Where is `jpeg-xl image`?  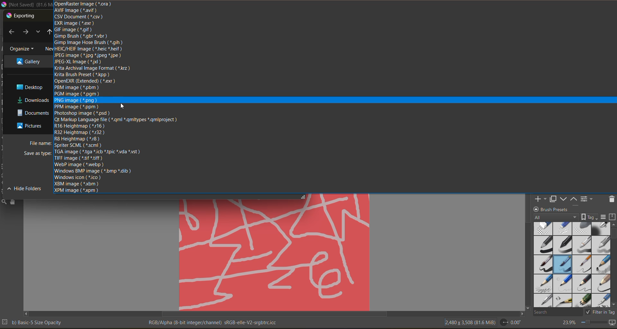 jpeg-xl image is located at coordinates (78, 62).